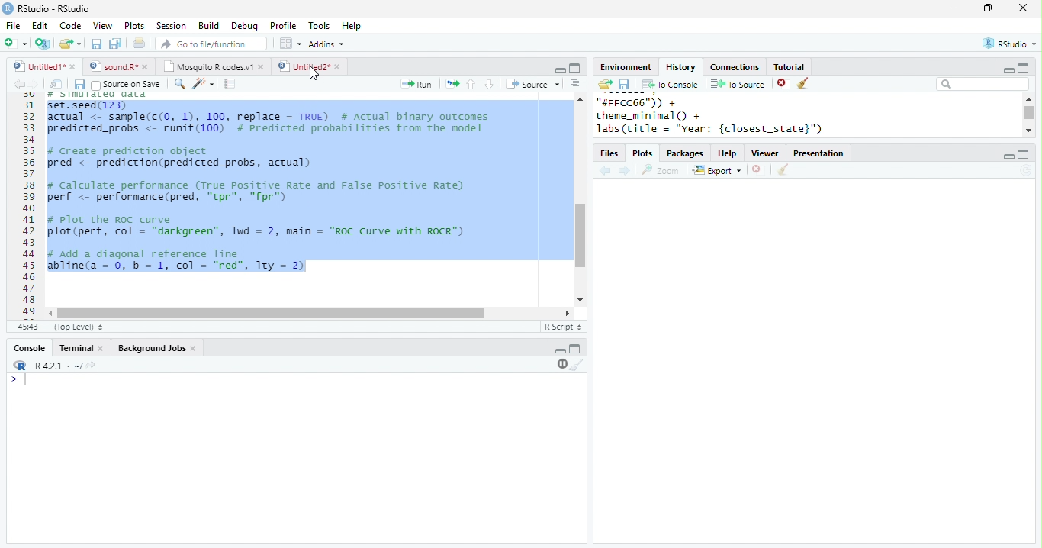 Image resolution: width=1042 pixels, height=548 pixels. What do you see at coordinates (1026, 170) in the screenshot?
I see `refresh` at bounding box center [1026, 170].